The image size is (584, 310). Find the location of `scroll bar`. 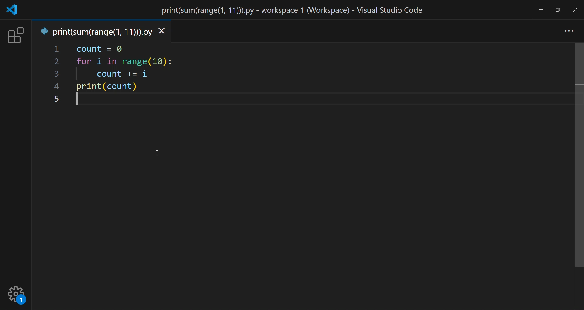

scroll bar is located at coordinates (579, 156).